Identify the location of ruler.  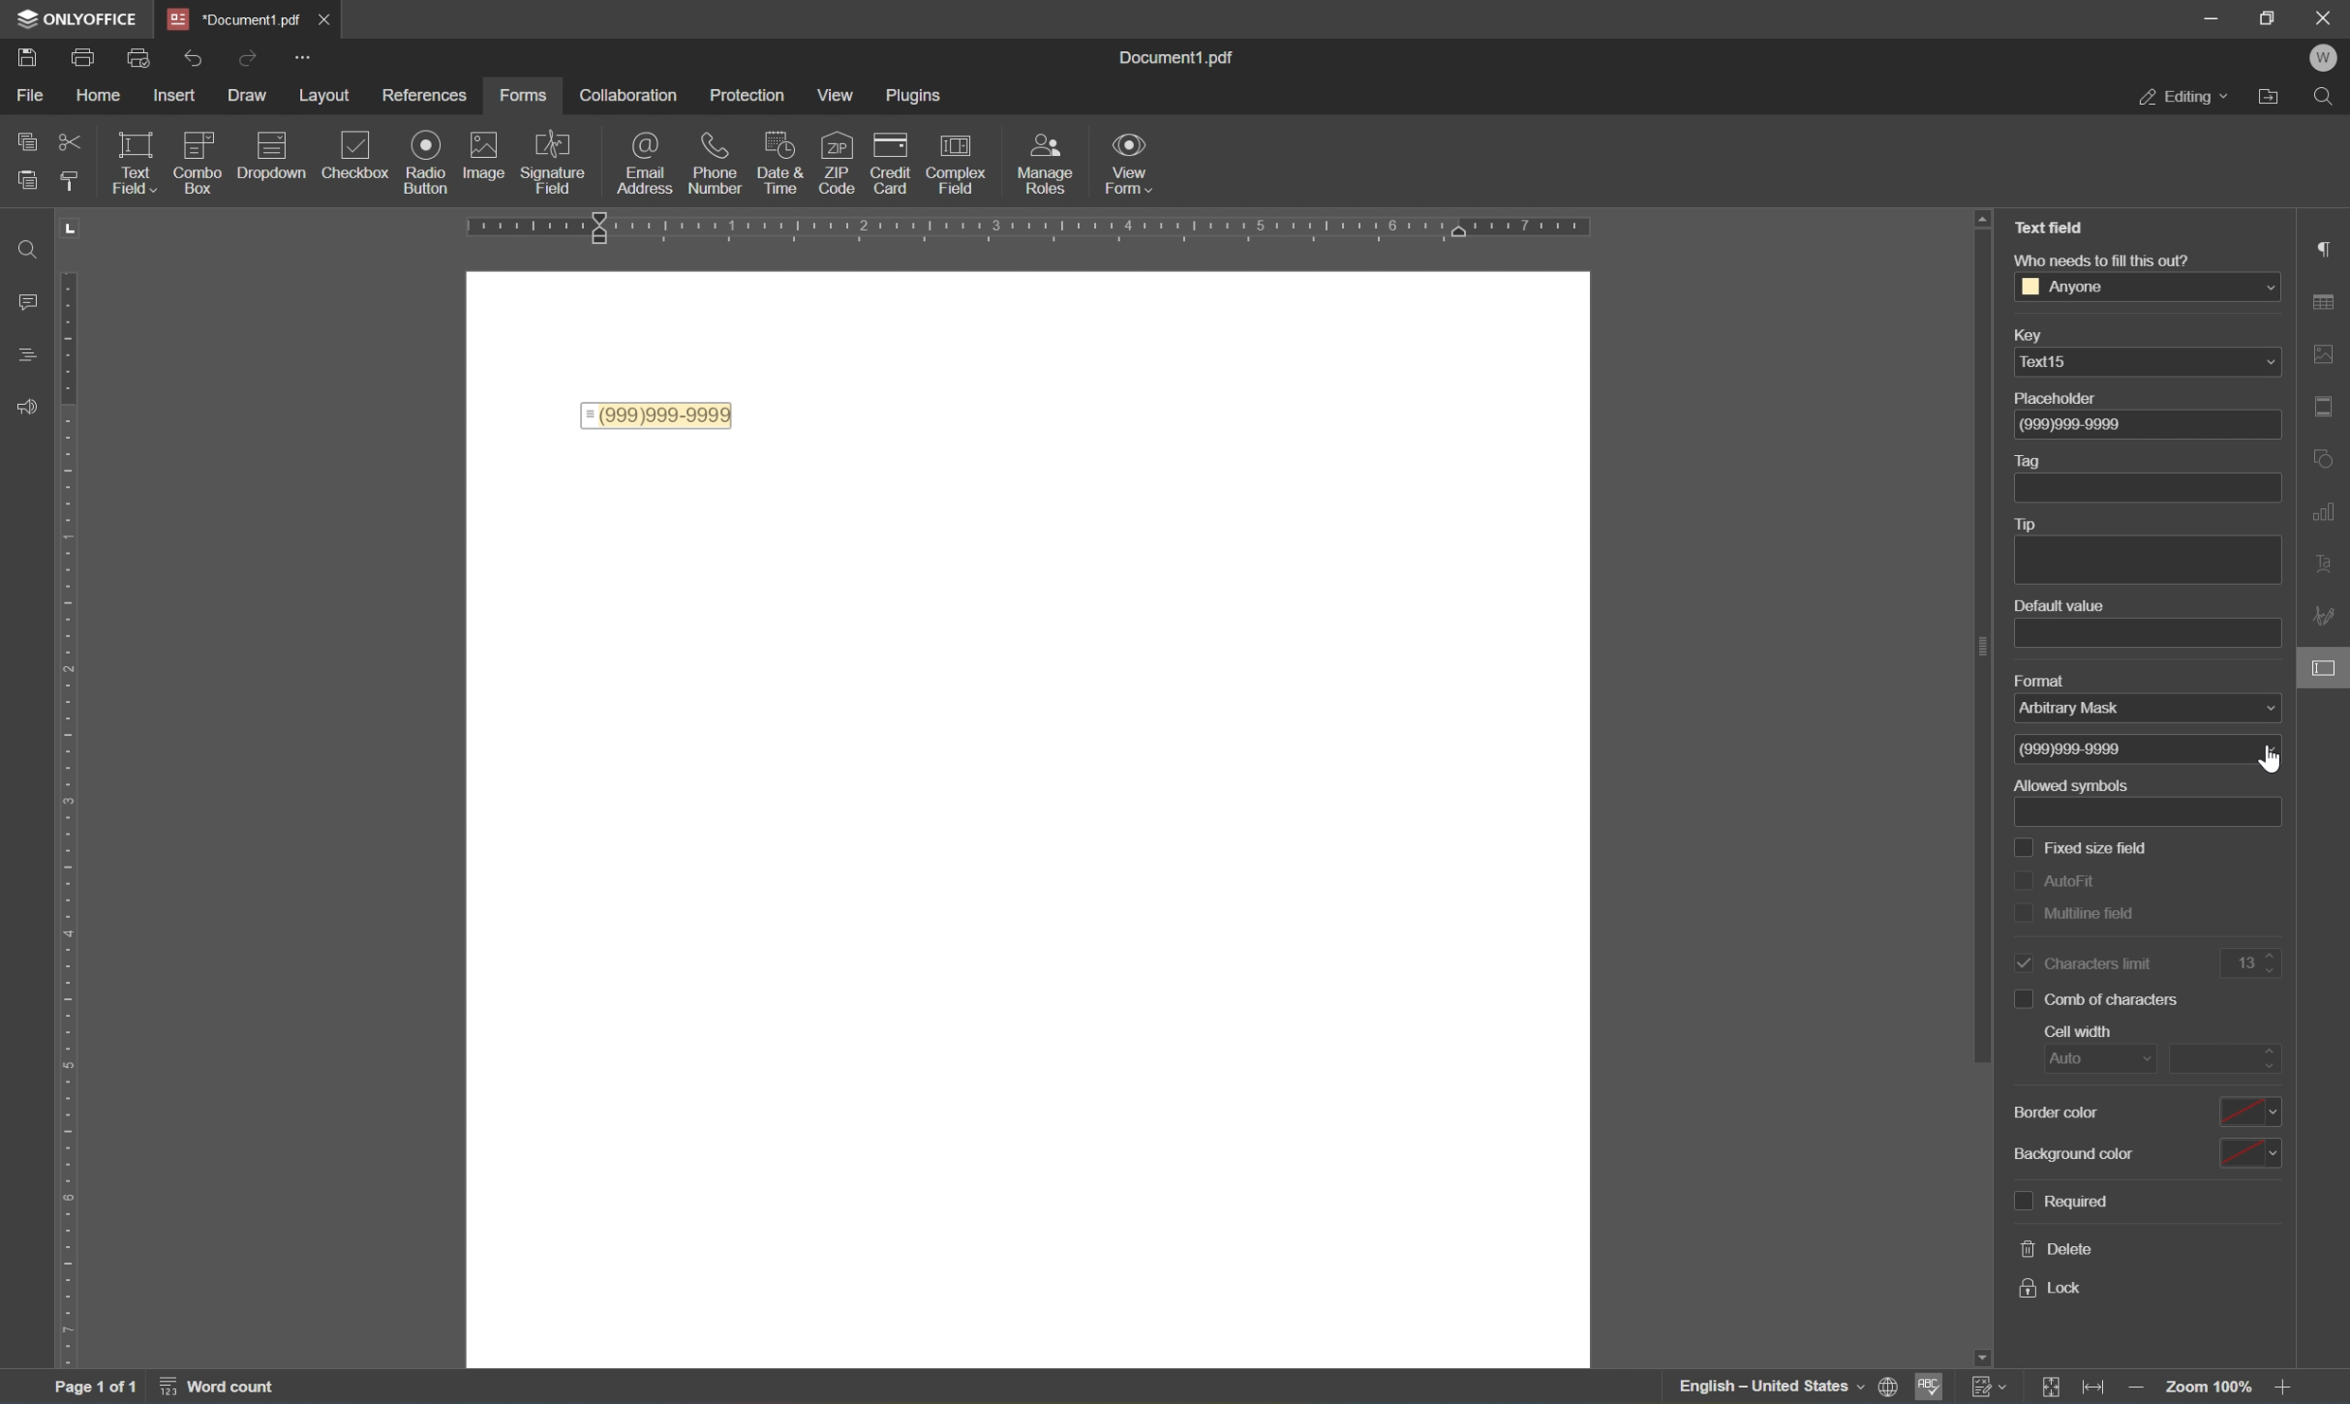
(78, 791).